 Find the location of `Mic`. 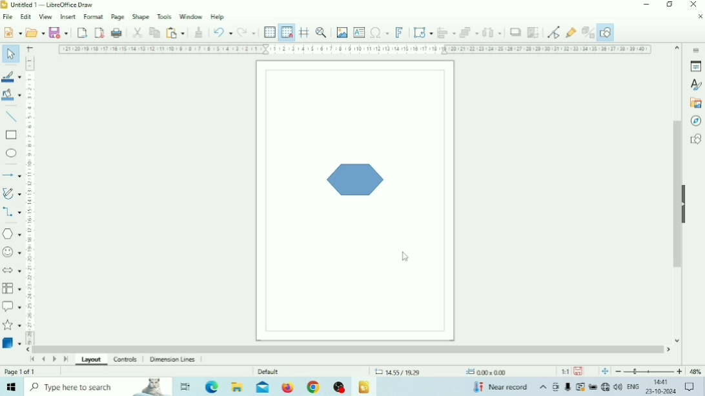

Mic is located at coordinates (568, 387).